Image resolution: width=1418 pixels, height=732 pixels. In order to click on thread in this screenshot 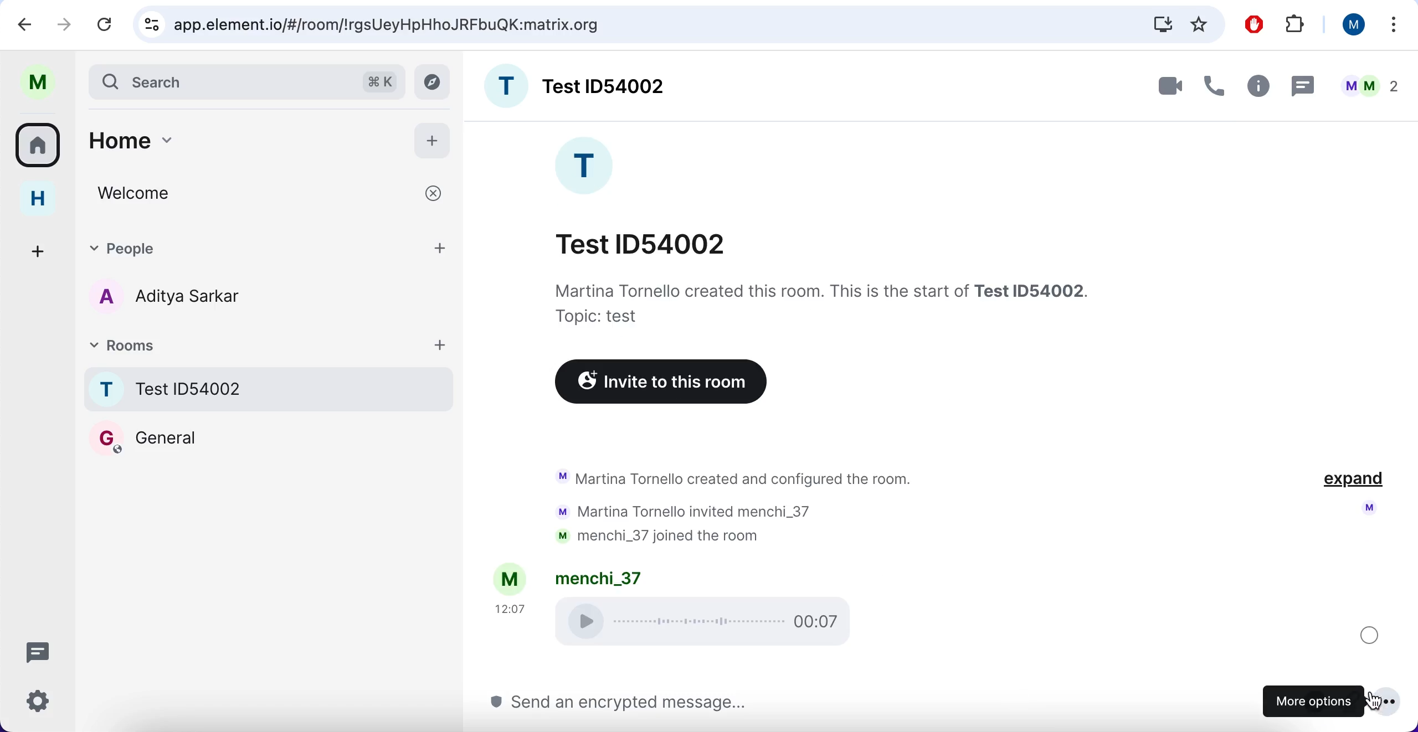, I will do `click(1304, 84)`.